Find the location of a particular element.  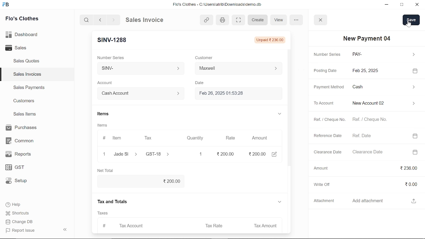

Sales Invoice is located at coordinates (149, 20).